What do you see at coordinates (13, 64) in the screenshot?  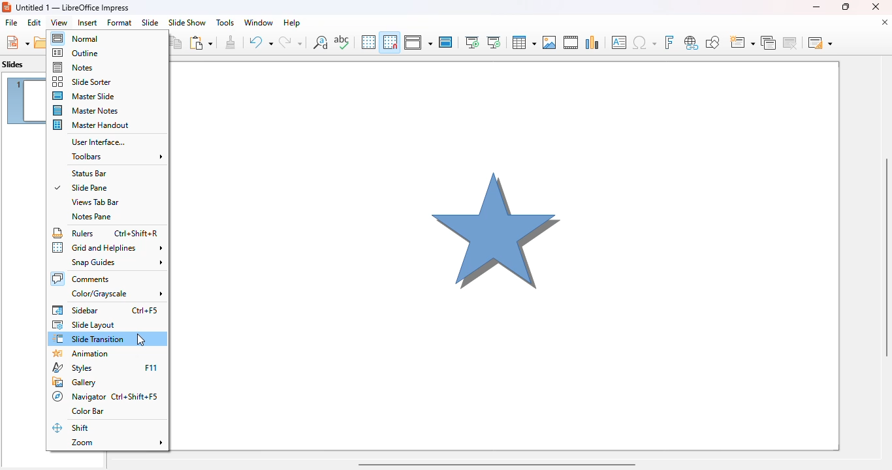 I see `slides` at bounding box center [13, 64].